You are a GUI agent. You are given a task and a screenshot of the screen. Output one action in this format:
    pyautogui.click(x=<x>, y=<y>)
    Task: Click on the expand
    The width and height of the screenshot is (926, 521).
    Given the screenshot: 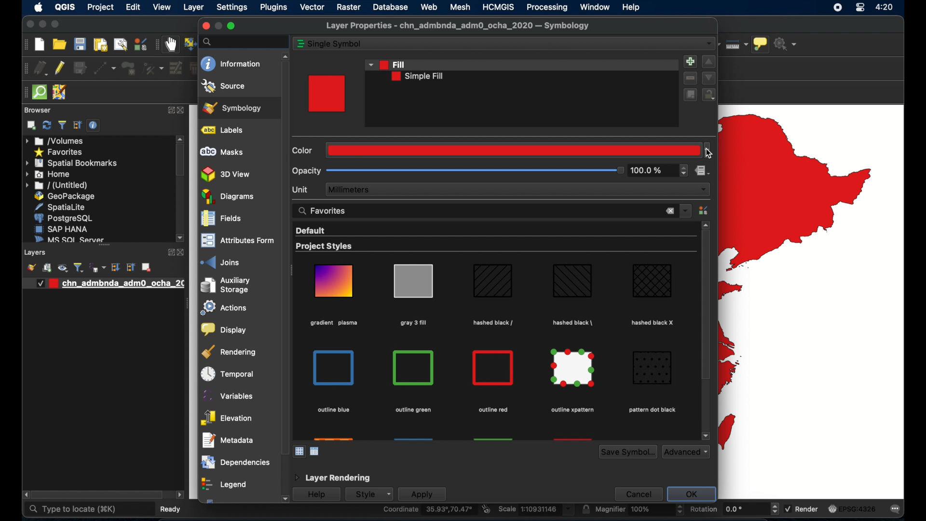 What is the action you would take?
    pyautogui.click(x=169, y=253)
    